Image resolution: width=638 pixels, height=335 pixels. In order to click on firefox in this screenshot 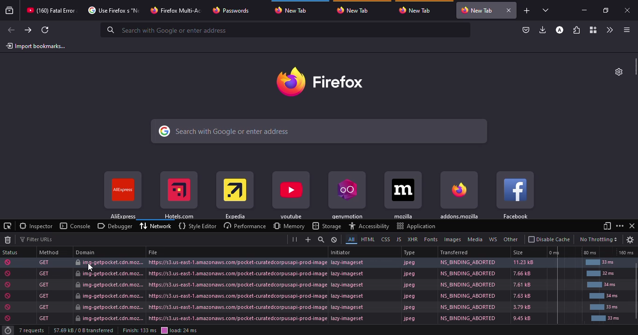, I will do `click(319, 80)`.